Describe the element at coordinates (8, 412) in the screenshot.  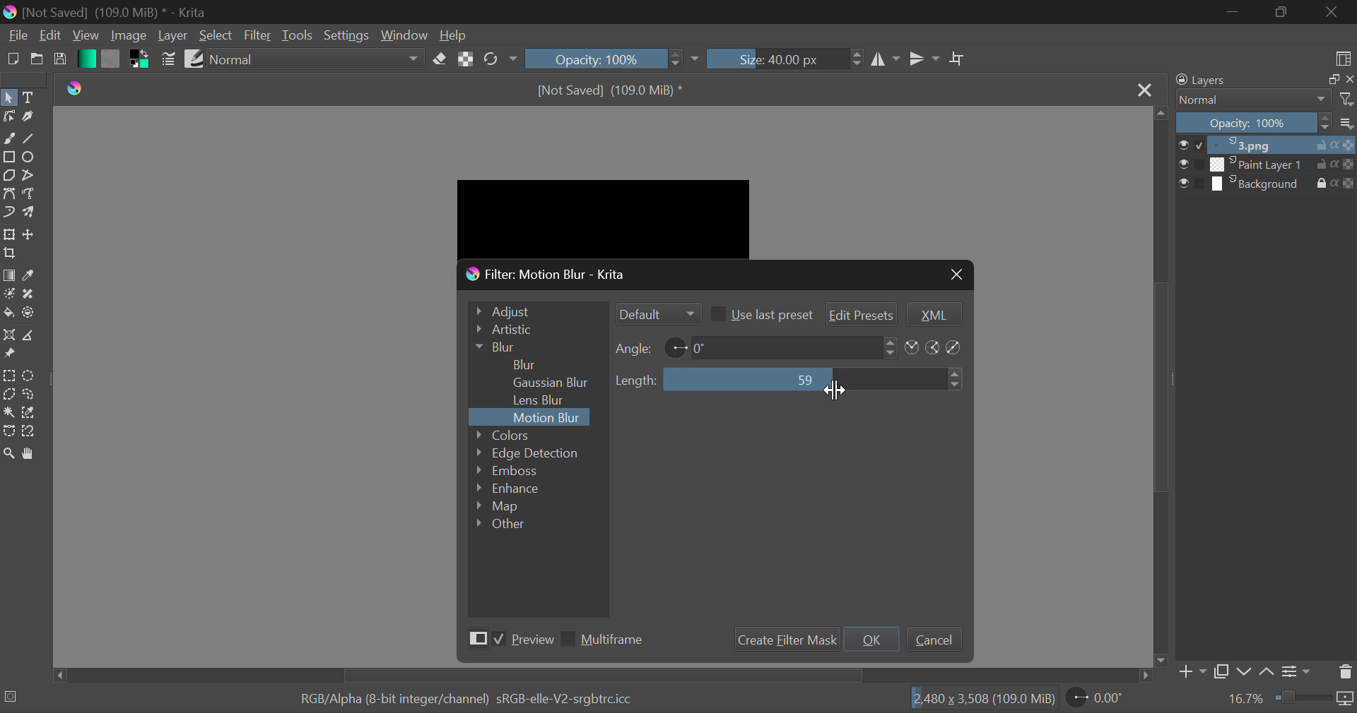
I see `Continuous Selection Tool` at that location.